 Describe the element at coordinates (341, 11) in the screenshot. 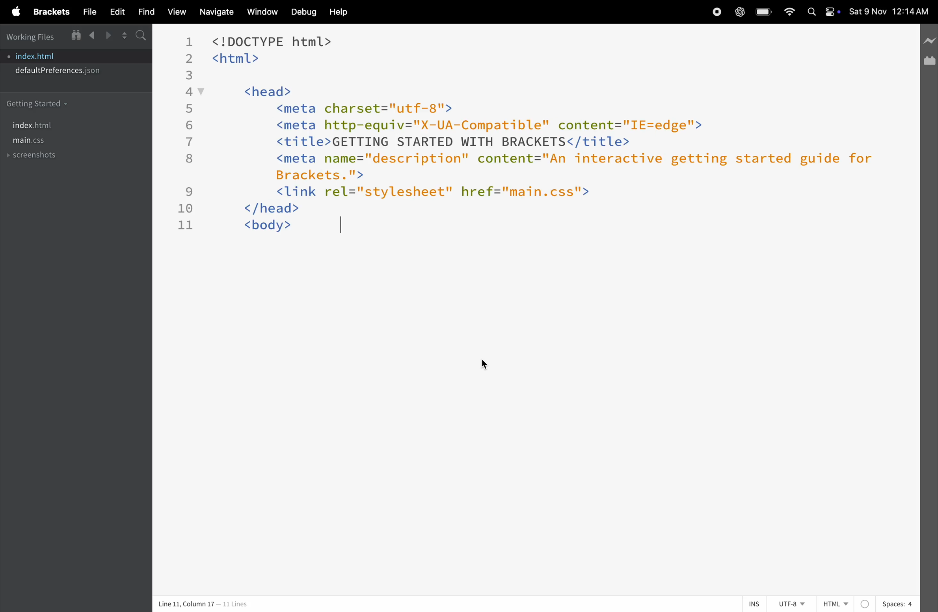

I see `help` at that location.